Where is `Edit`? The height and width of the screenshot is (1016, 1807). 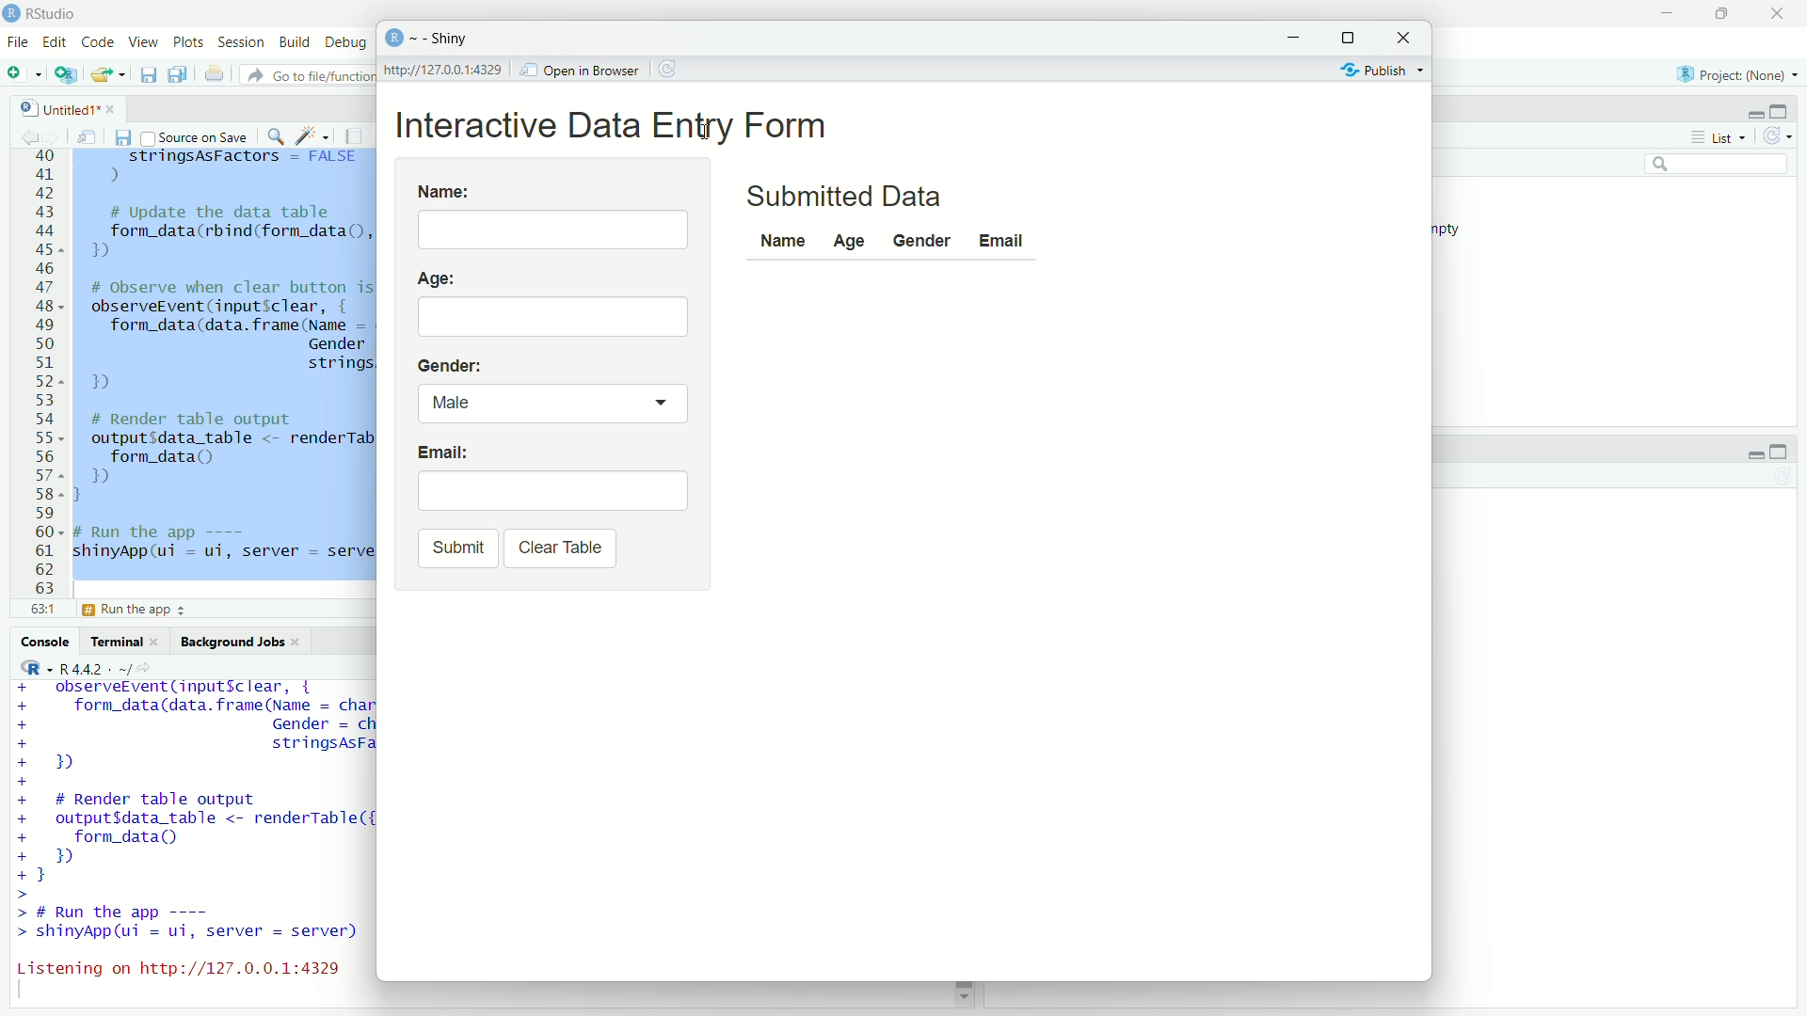
Edit is located at coordinates (56, 40).